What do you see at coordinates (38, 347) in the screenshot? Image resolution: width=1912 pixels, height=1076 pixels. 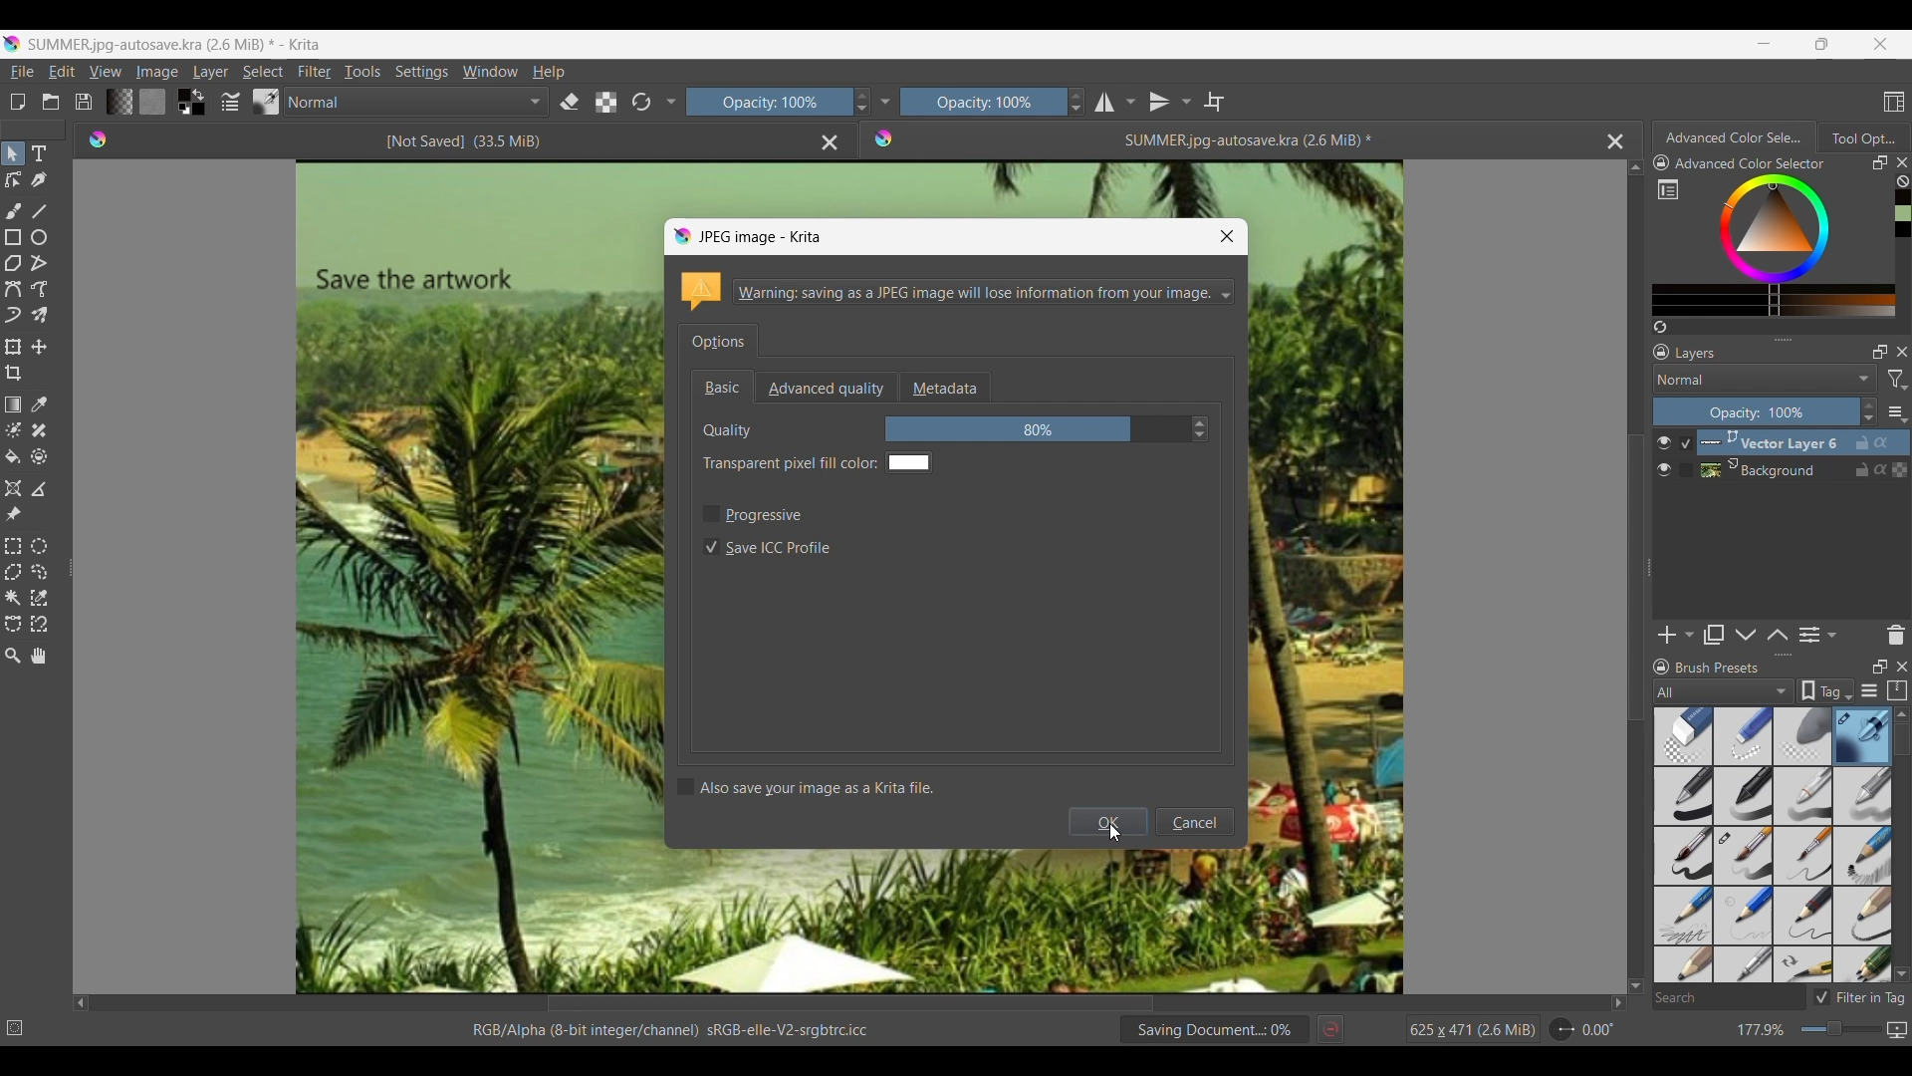 I see `Move a layer` at bounding box center [38, 347].